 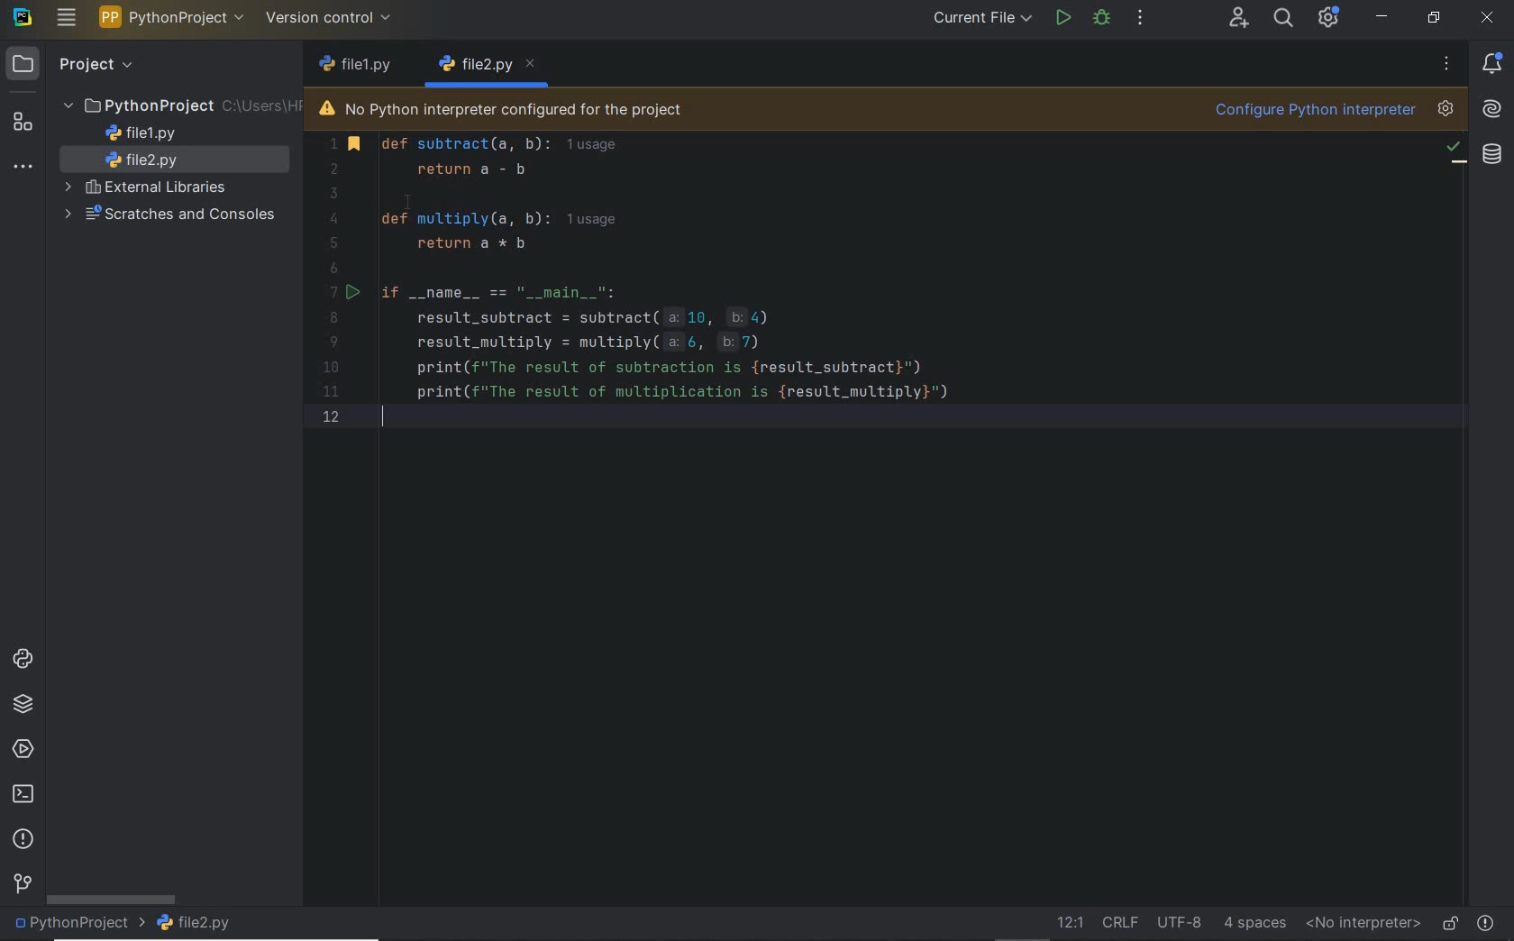 I want to click on notifications, so click(x=1496, y=63).